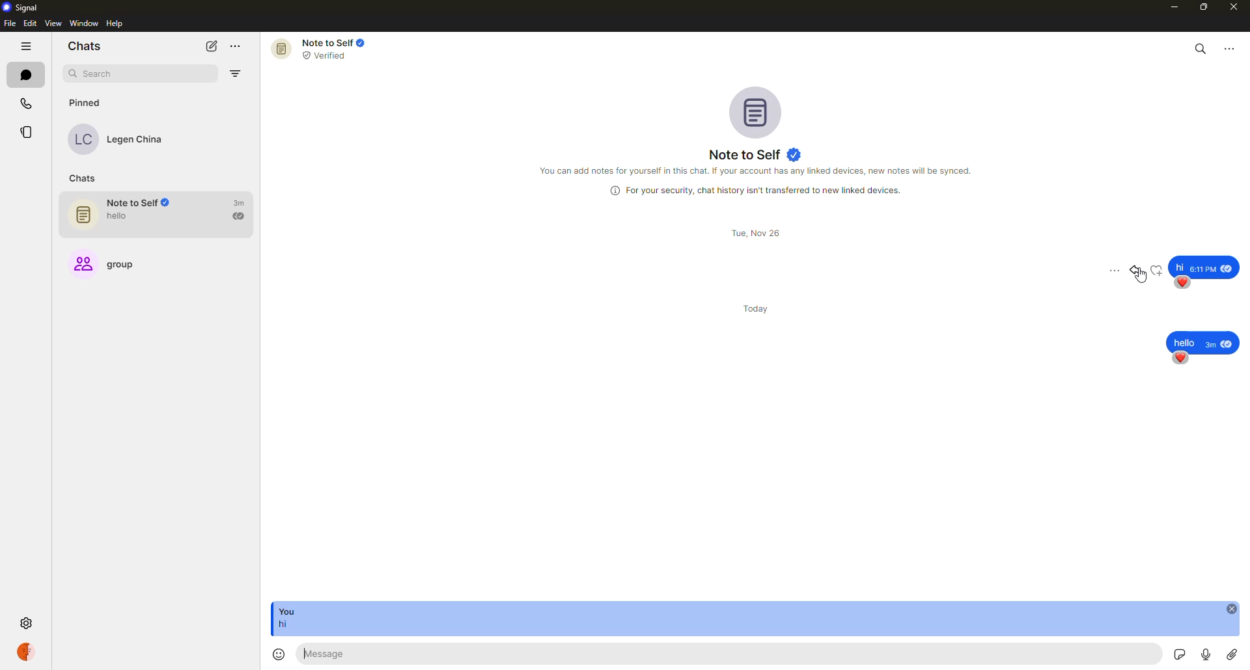  I want to click on message reply, so click(298, 619).